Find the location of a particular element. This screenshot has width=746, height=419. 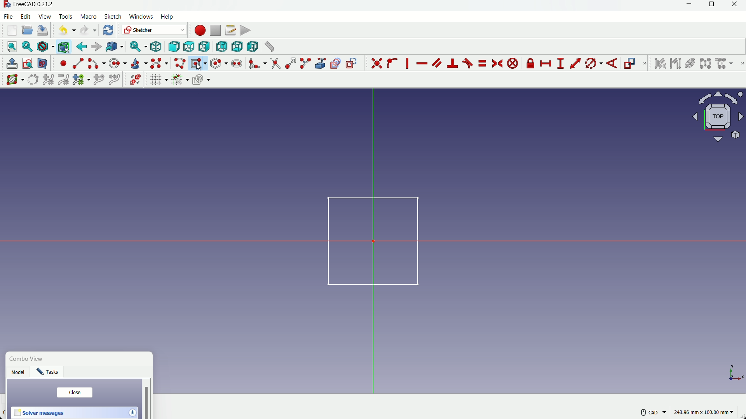

constraint tangent is located at coordinates (468, 63).